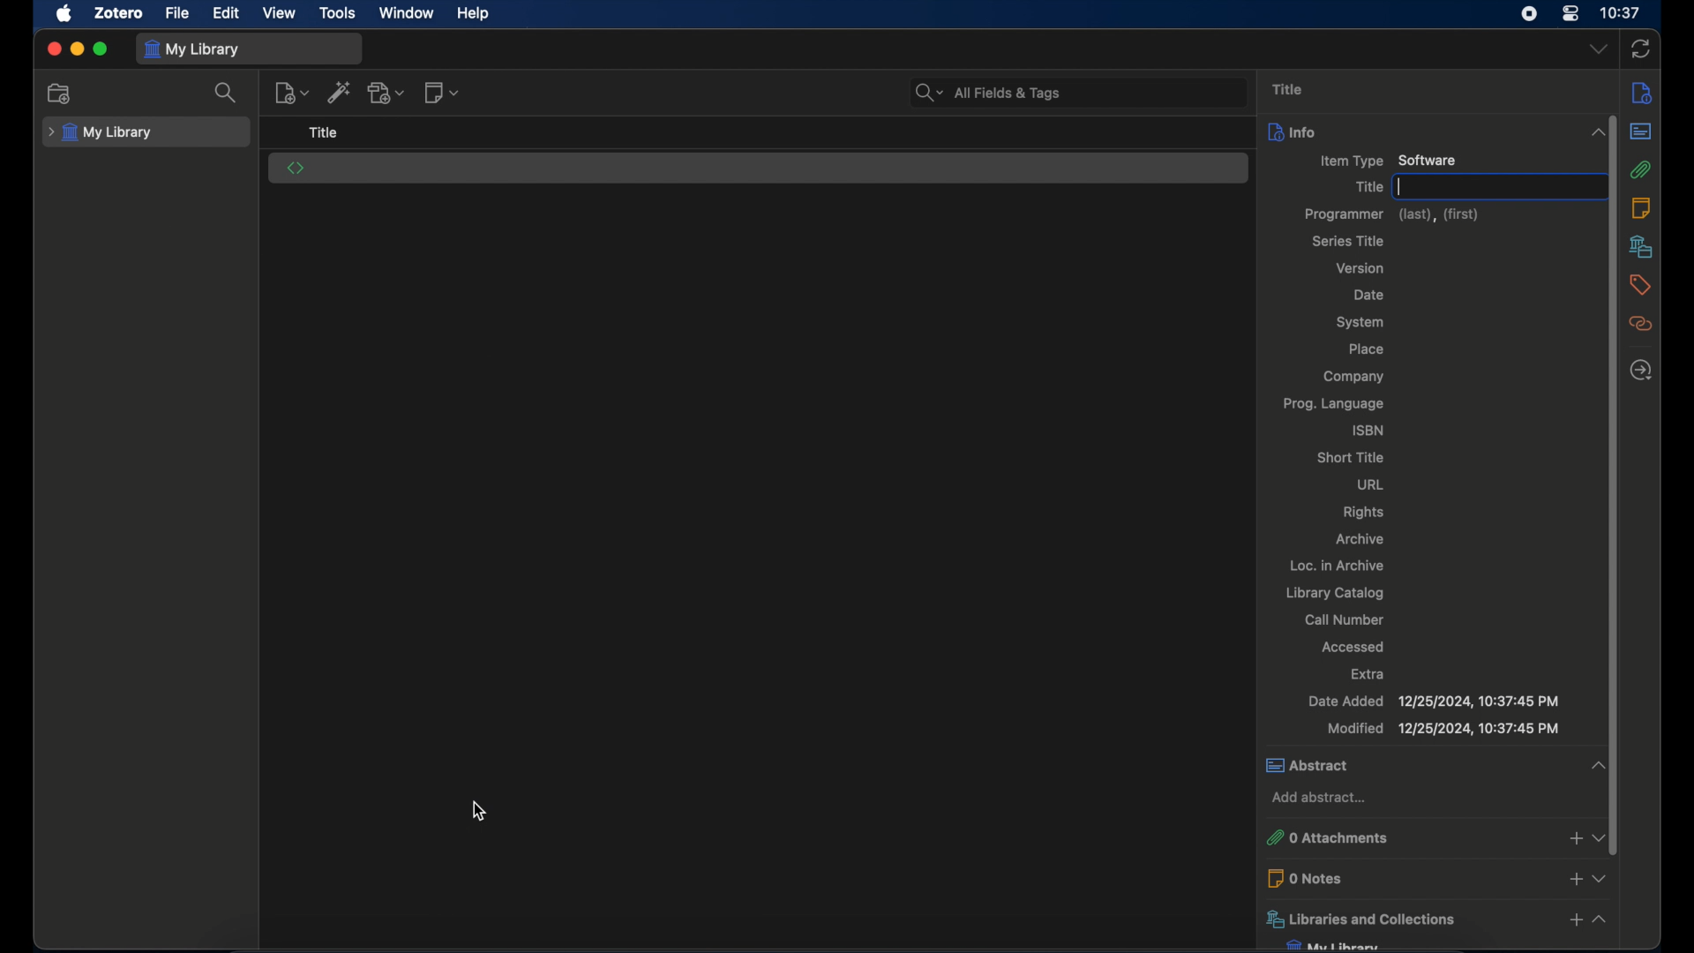  What do you see at coordinates (1600, 877) in the screenshot?
I see `dropdown` at bounding box center [1600, 877].